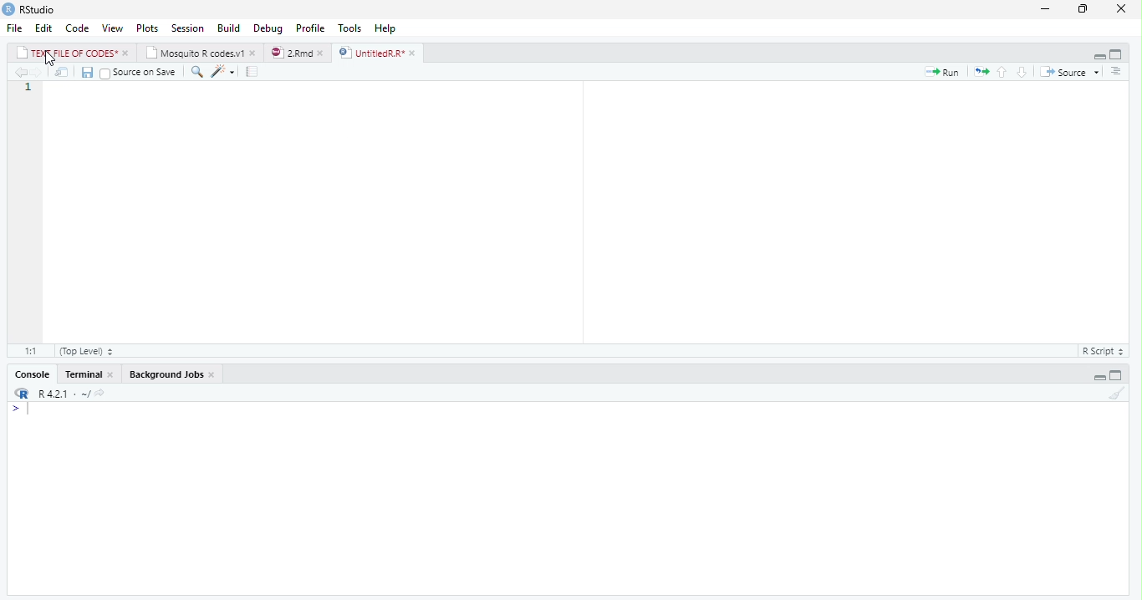 This screenshot has width=1142, height=600. What do you see at coordinates (78, 28) in the screenshot?
I see `Code` at bounding box center [78, 28].